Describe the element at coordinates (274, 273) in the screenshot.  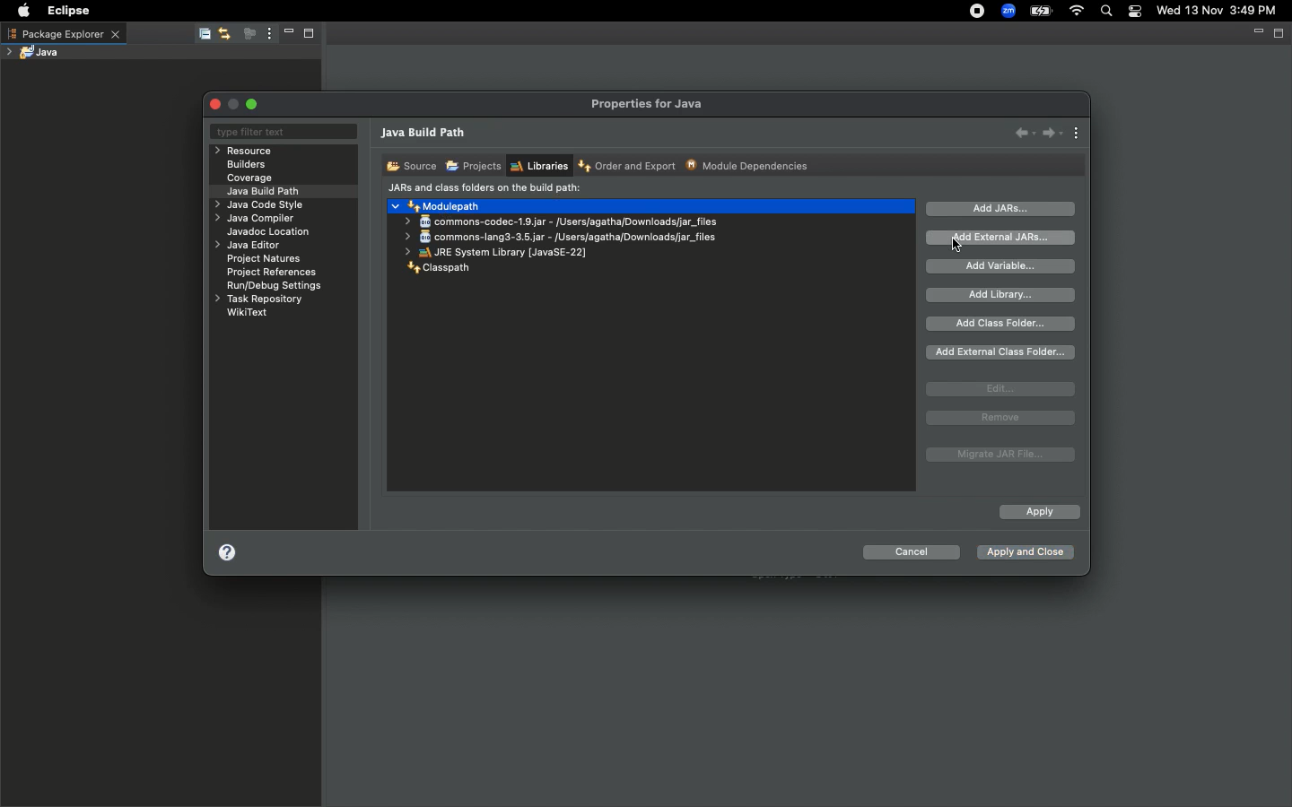
I see `Project references ` at that location.